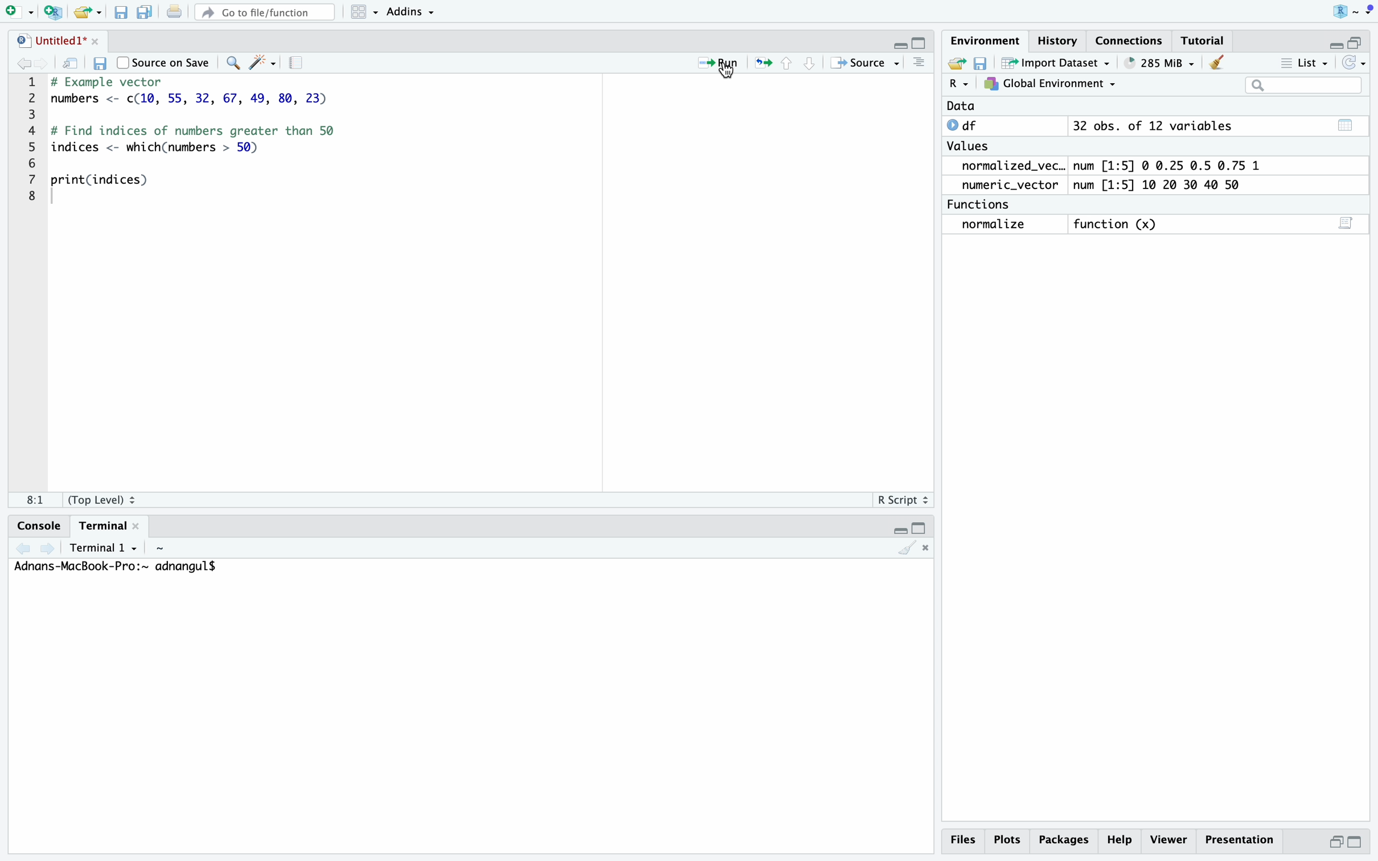 The height and width of the screenshot is (861, 1378). What do you see at coordinates (1008, 166) in the screenshot?
I see `normalized_vec..` at bounding box center [1008, 166].